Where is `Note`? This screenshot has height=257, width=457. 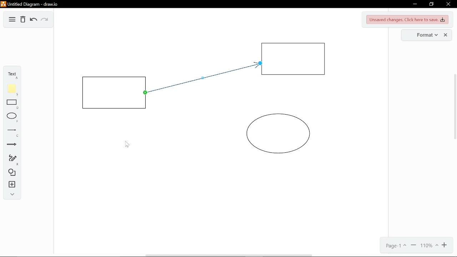 Note is located at coordinates (12, 90).